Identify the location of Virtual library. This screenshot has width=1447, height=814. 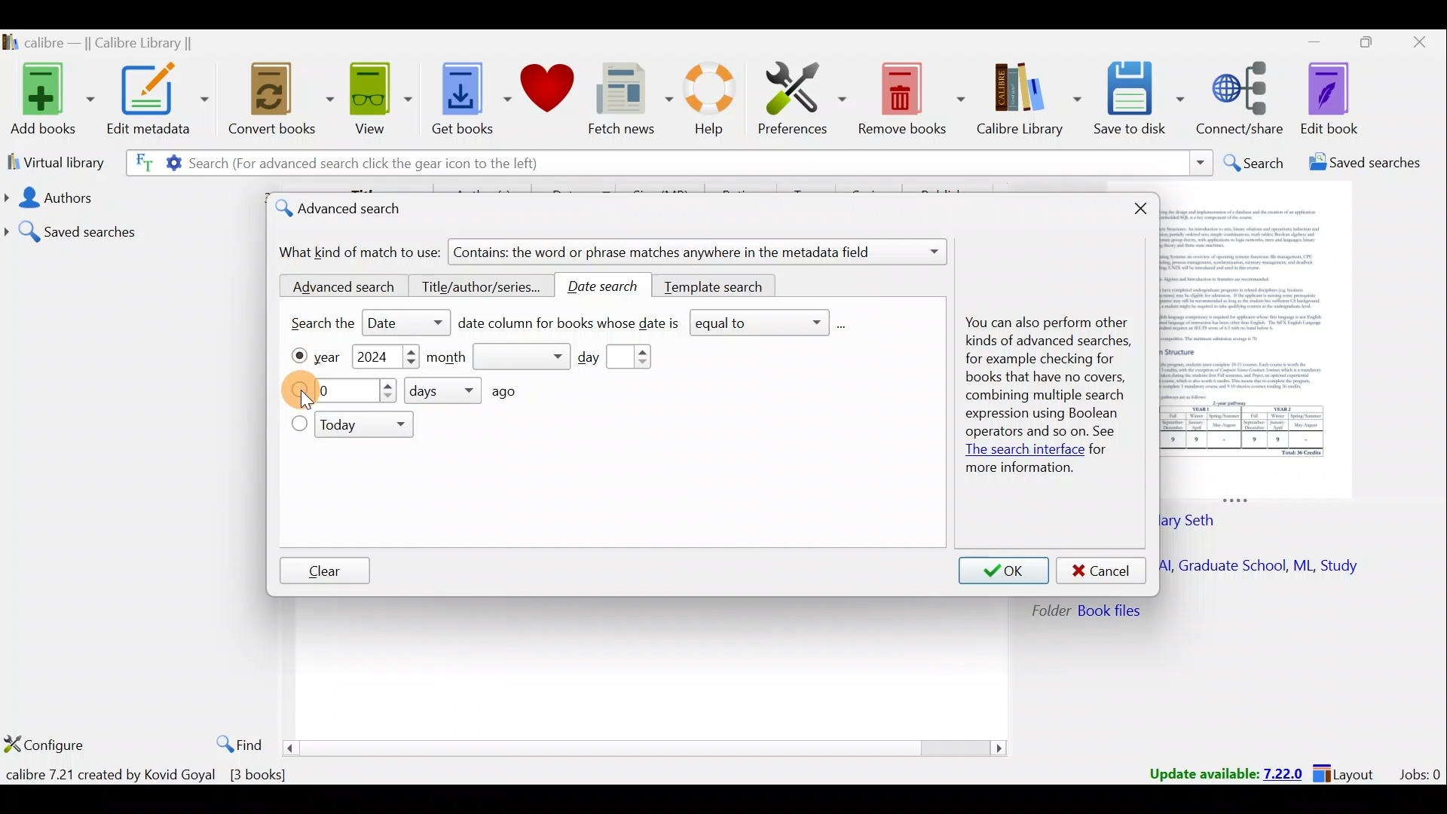
(51, 161).